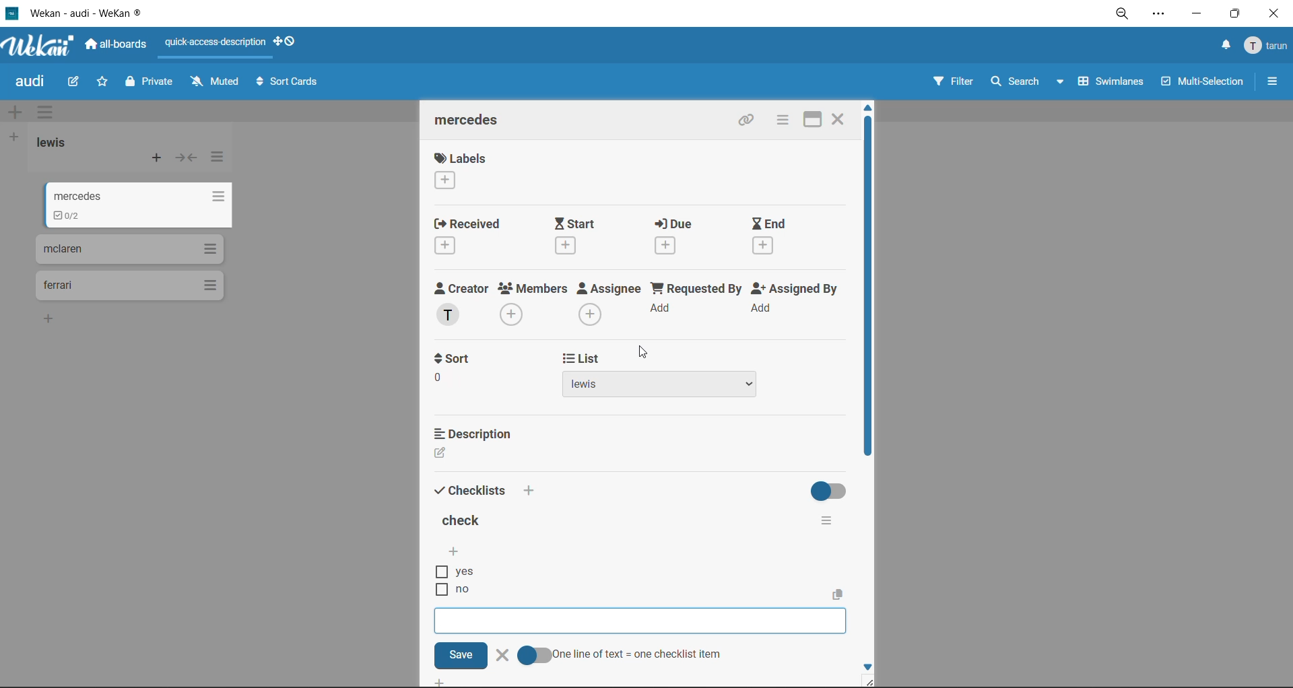 This screenshot has height=688, width=1293. Describe the element at coordinates (1232, 18) in the screenshot. I see `maximize` at that location.